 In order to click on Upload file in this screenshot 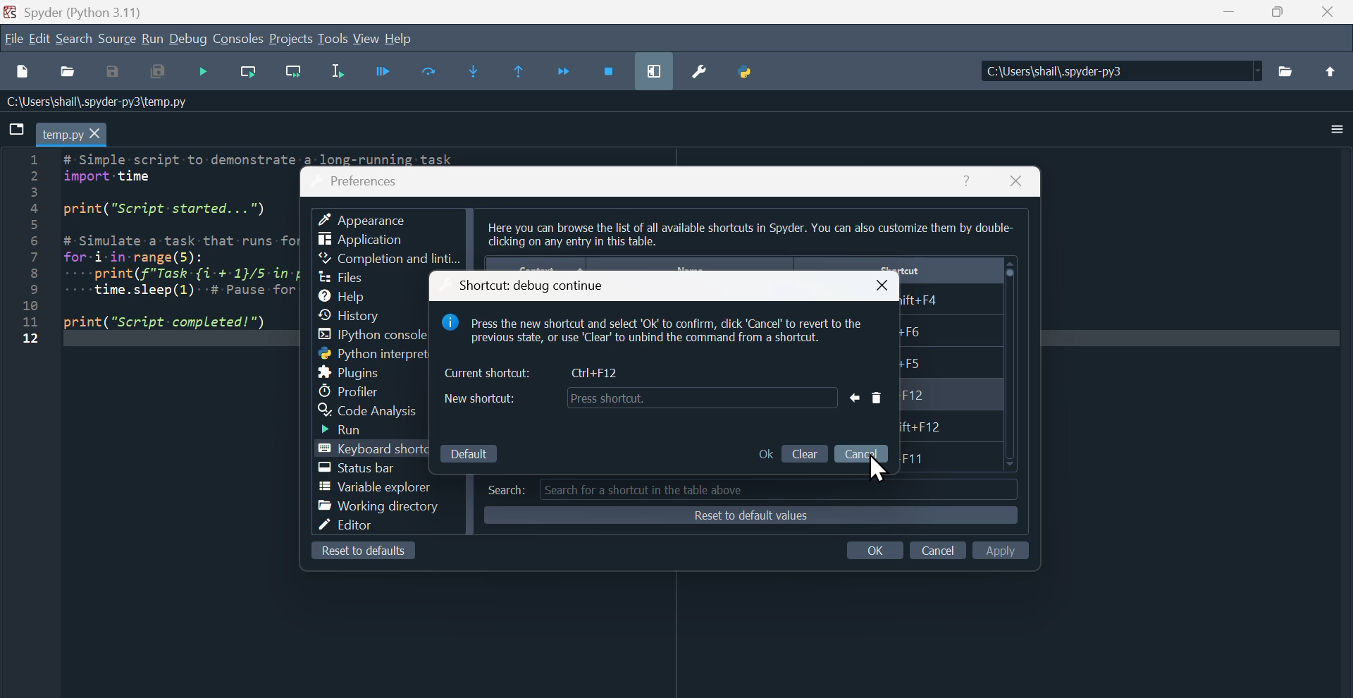, I will do `click(1335, 71)`.